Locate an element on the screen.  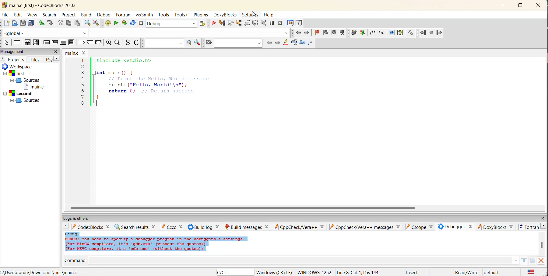
build log is located at coordinates (205, 226).